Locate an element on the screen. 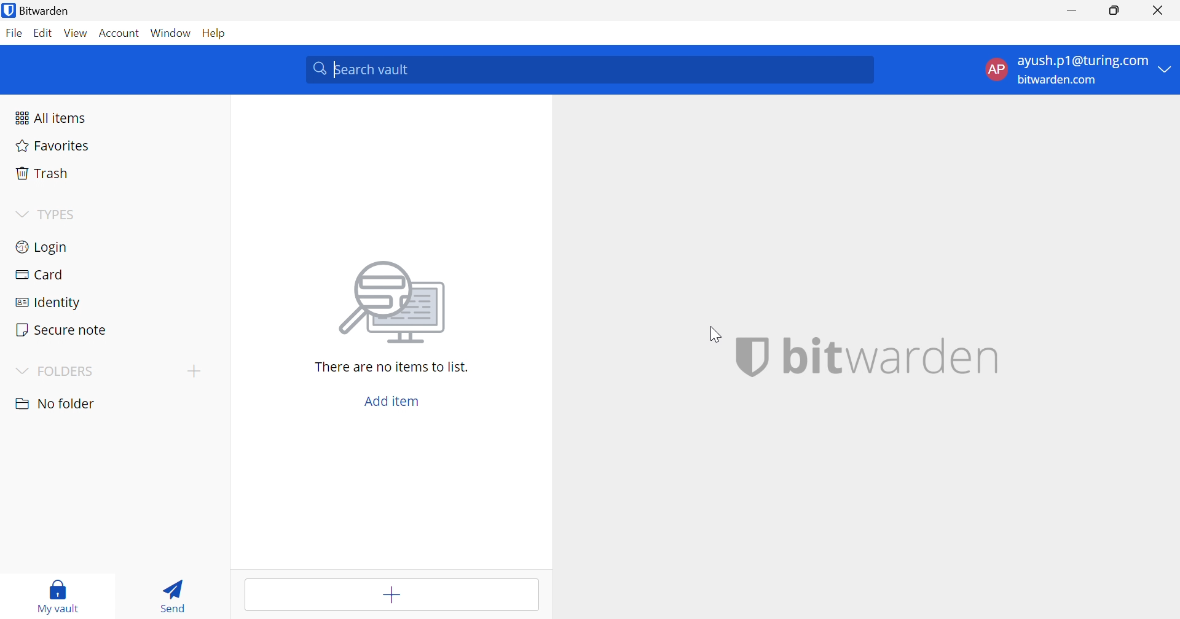 Image resolution: width=1180 pixels, height=619 pixels. Bitwarden is located at coordinates (39, 11).